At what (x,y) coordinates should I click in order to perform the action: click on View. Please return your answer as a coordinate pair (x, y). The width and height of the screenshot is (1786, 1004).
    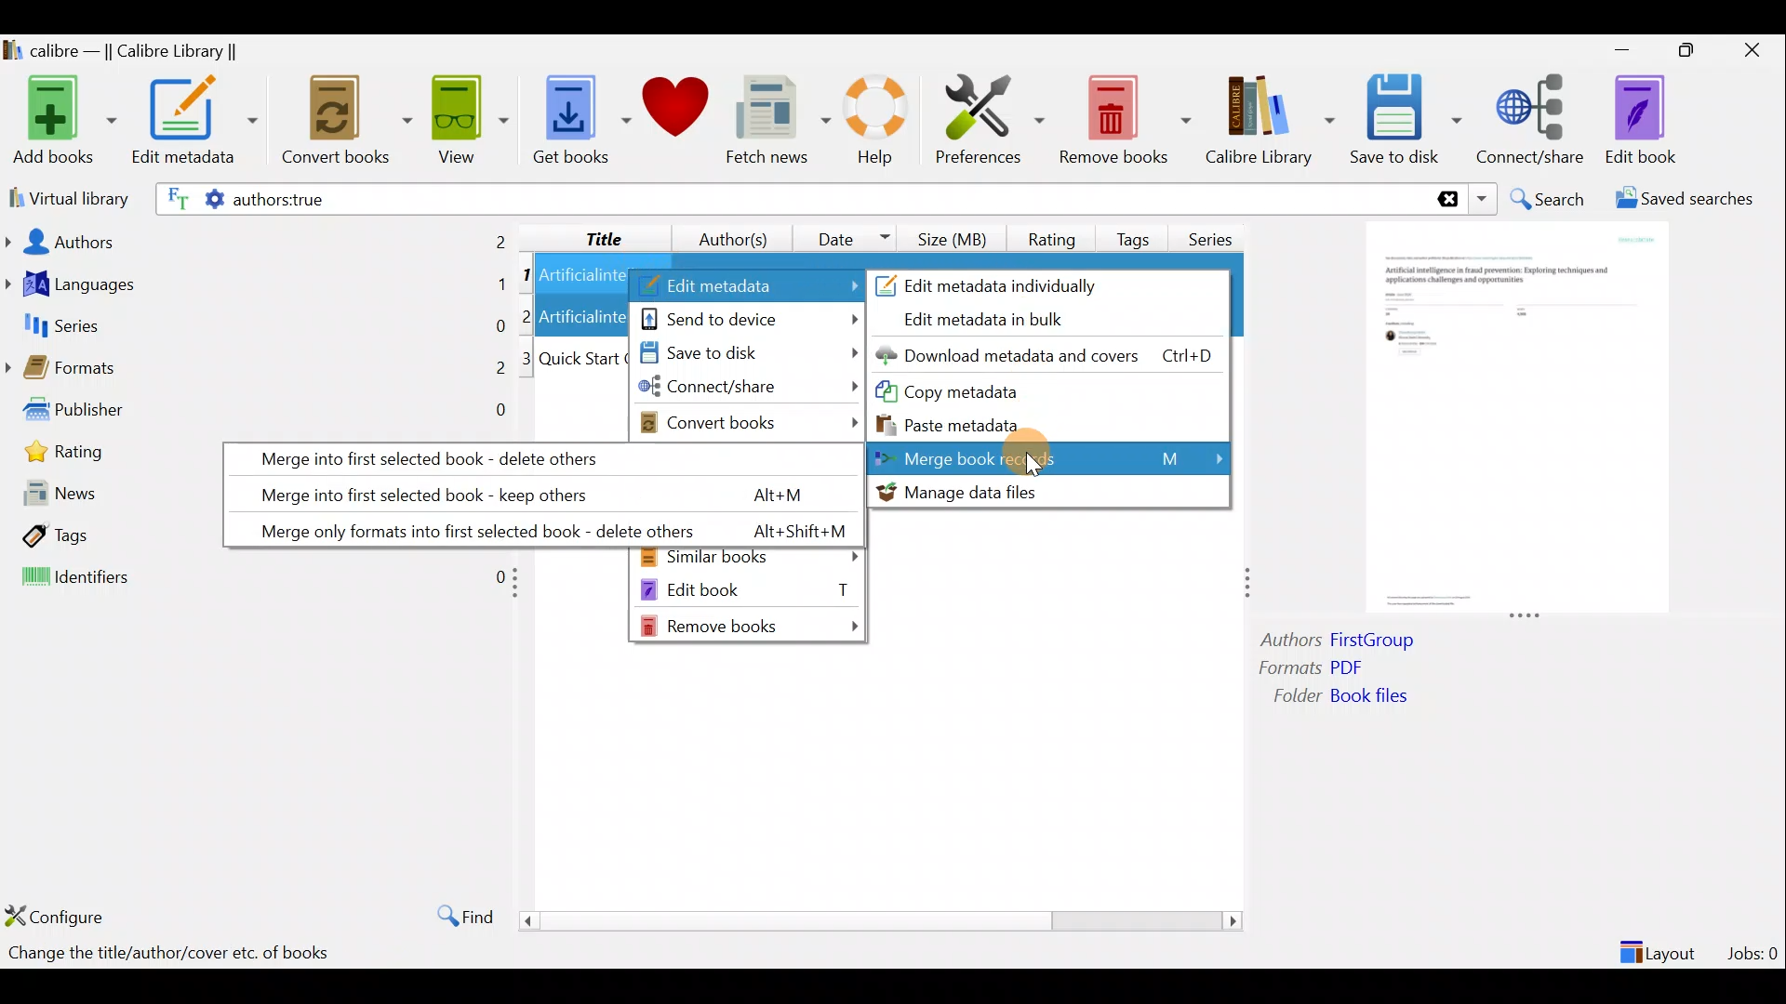
    Looking at the image, I should click on (467, 118).